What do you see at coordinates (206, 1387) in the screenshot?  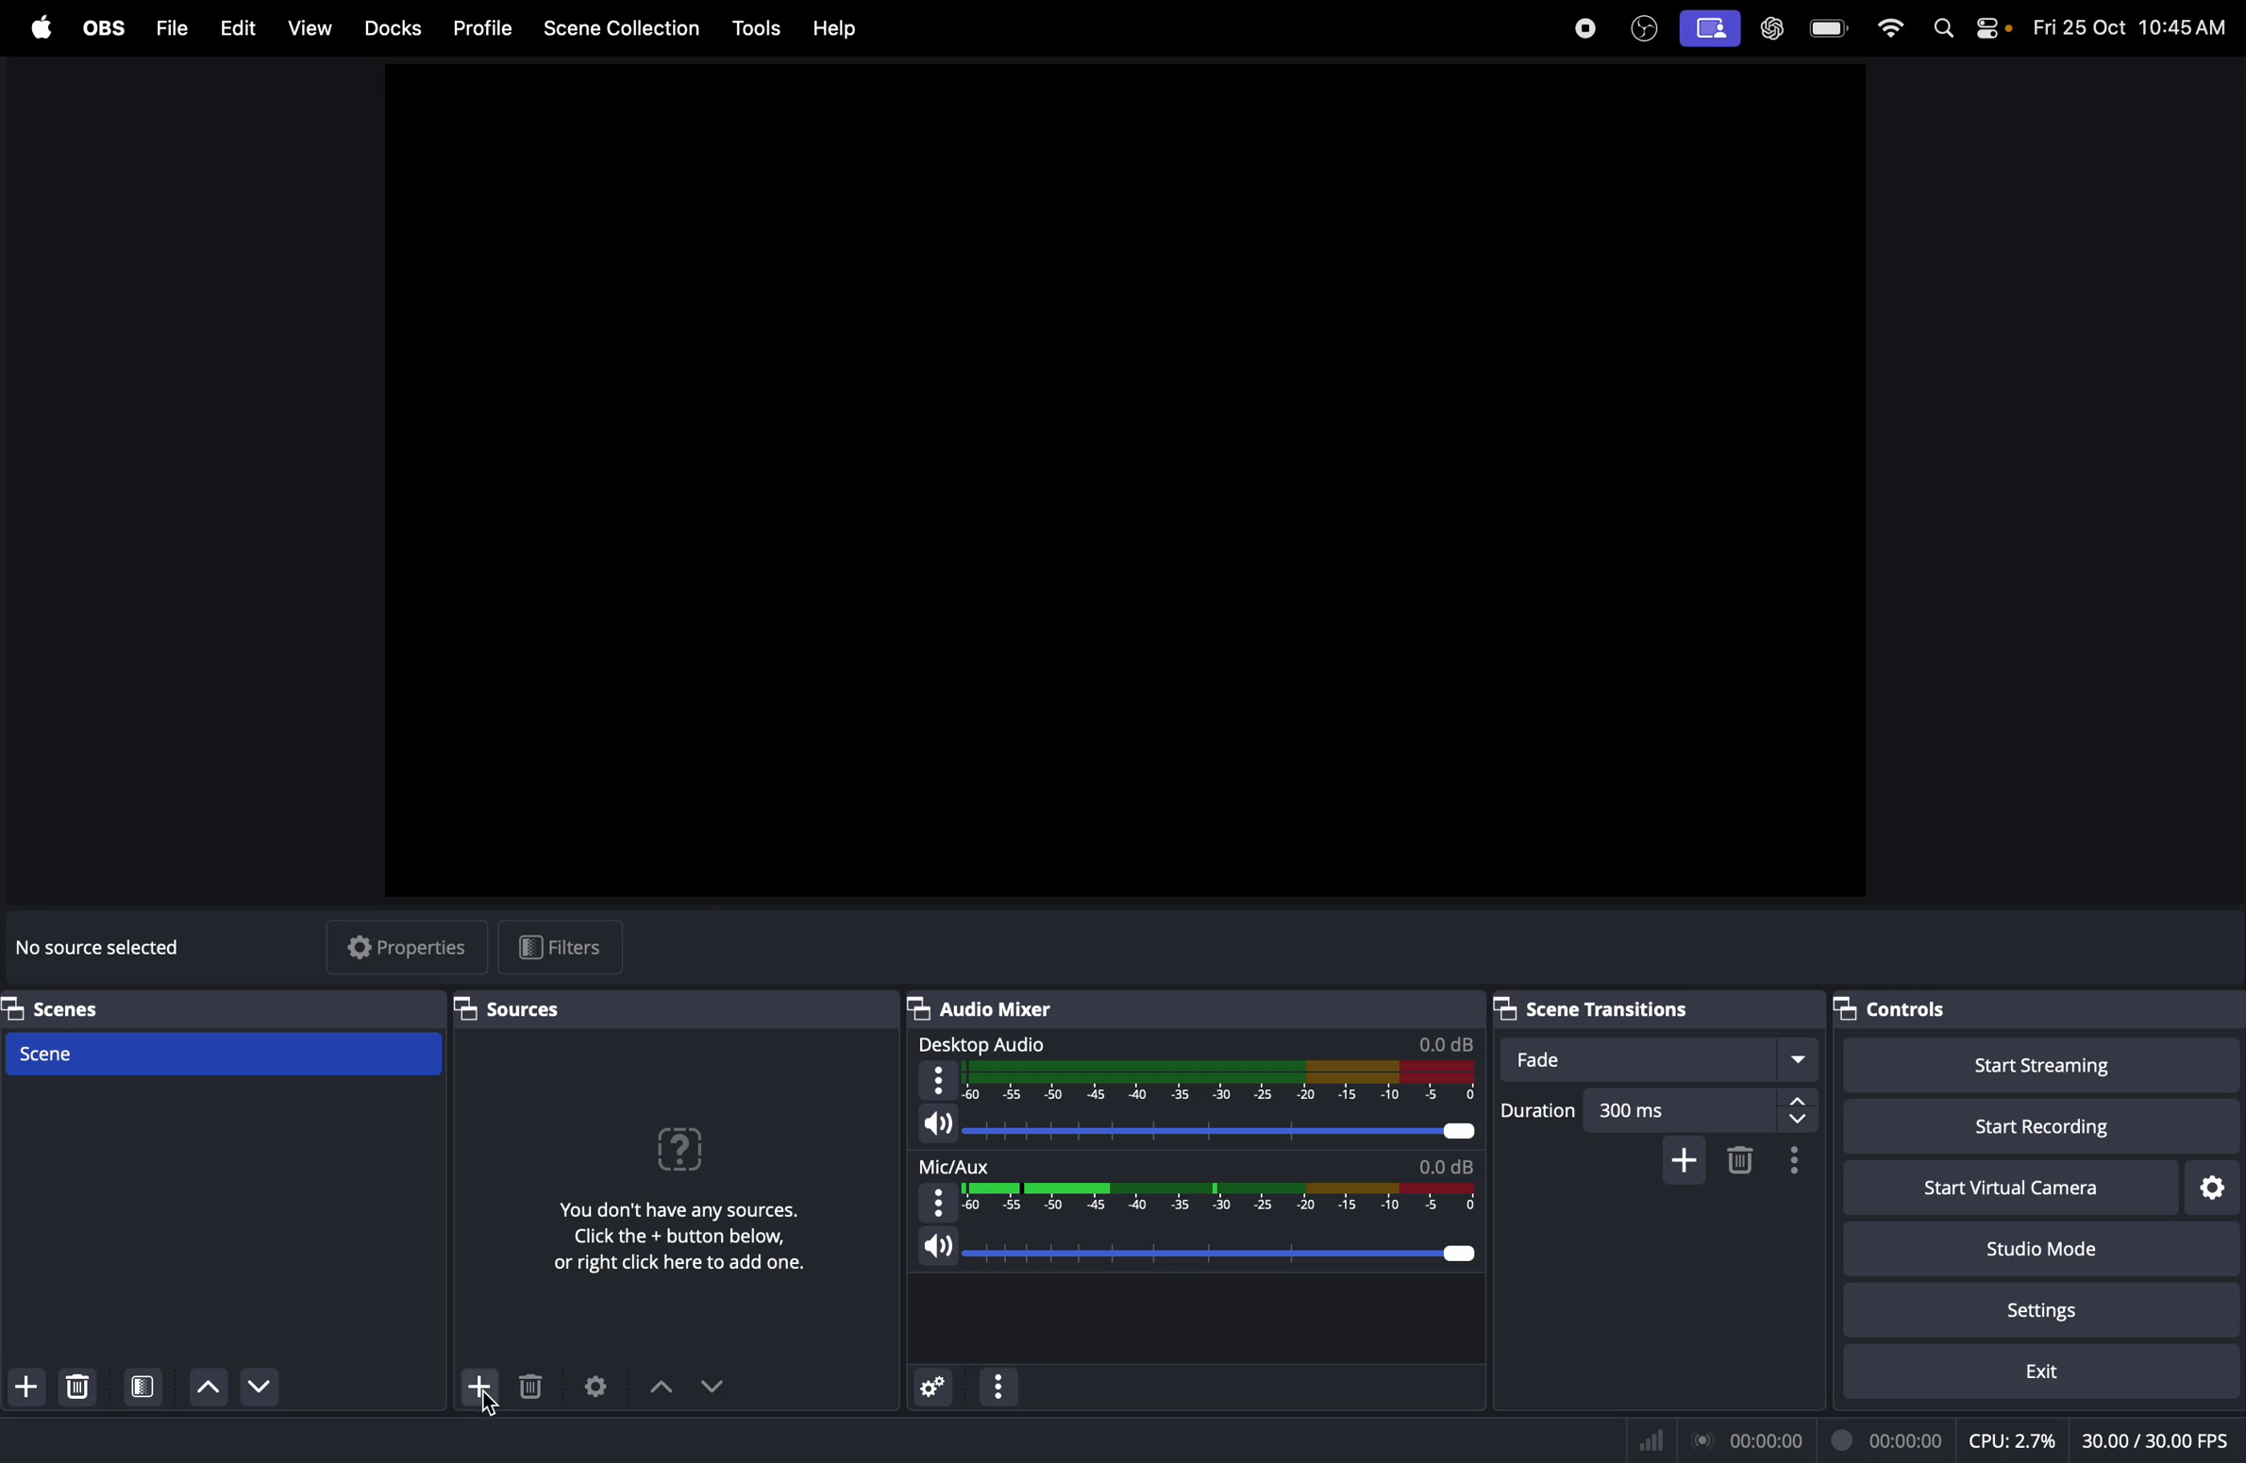 I see `move scene down` at bounding box center [206, 1387].